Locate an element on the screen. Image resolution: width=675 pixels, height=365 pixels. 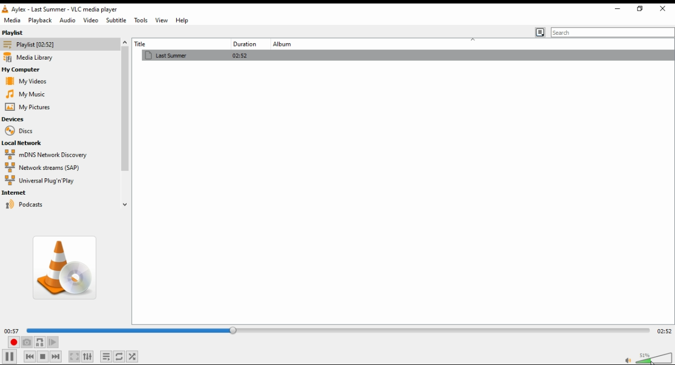
audio is located at coordinates (67, 20).